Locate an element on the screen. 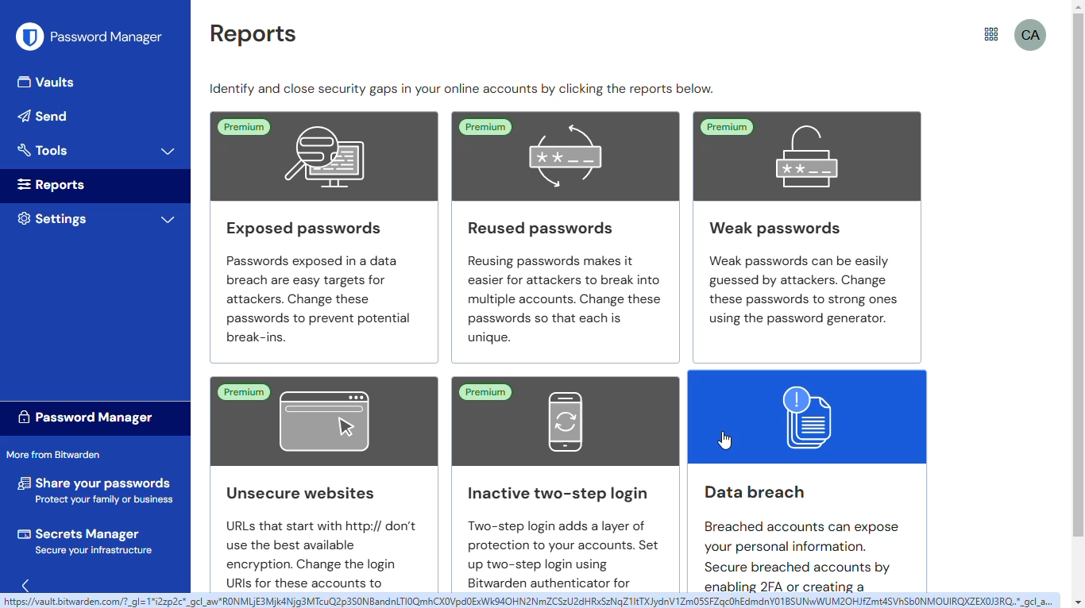 Image resolution: width=1085 pixels, height=608 pixels. tools is located at coordinates (44, 149).